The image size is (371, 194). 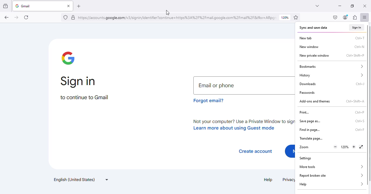 I want to click on 120%, so click(x=285, y=17).